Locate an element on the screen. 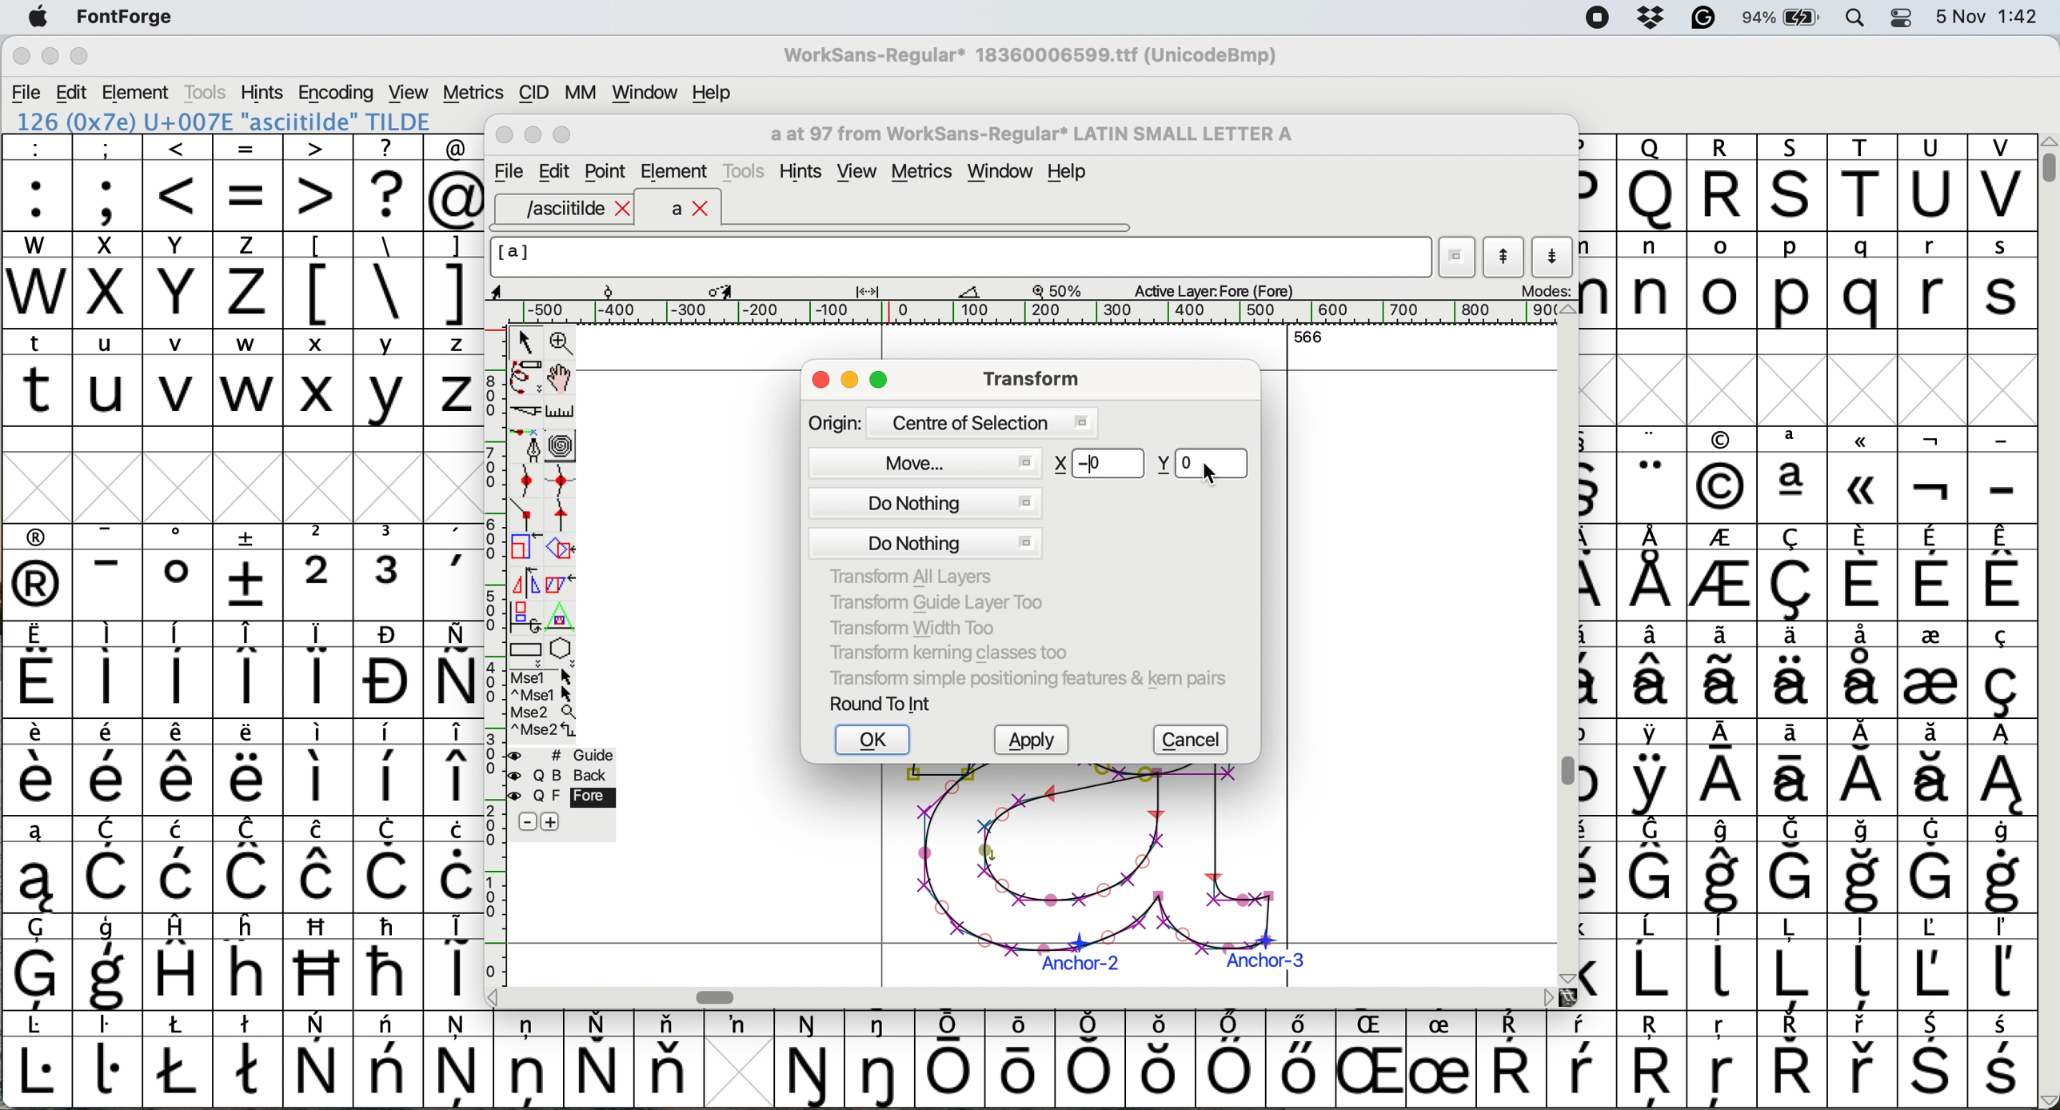 The width and height of the screenshot is (2060, 1110). symbol is located at coordinates (2000, 670).